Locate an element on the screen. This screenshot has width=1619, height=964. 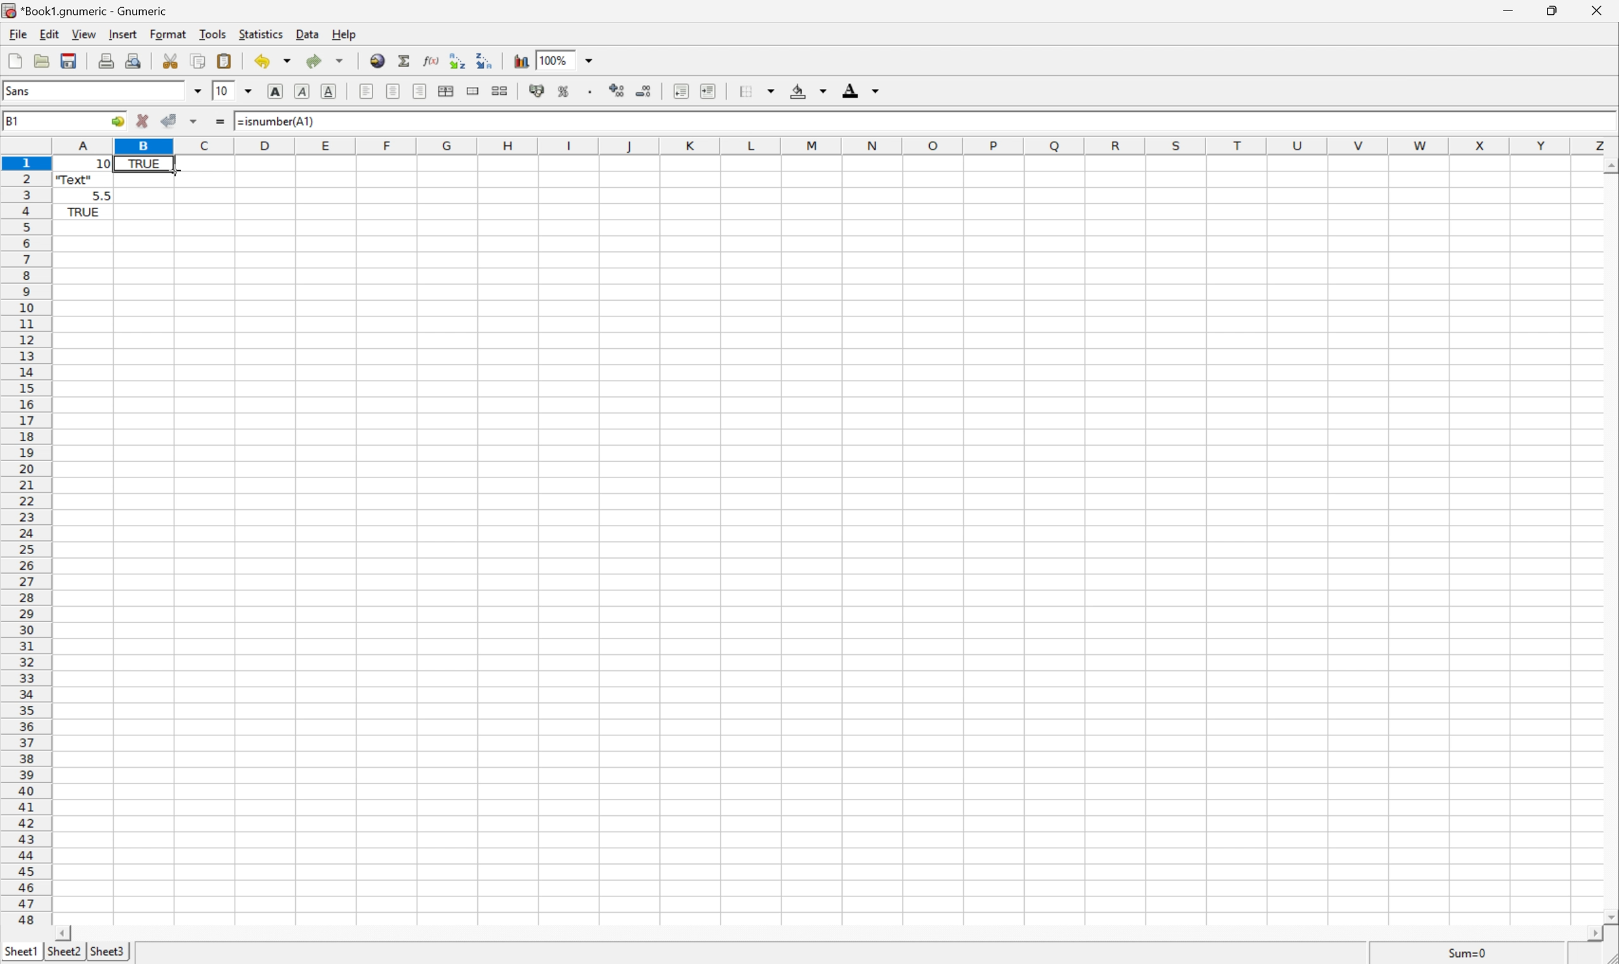
Close is located at coordinates (1598, 10).